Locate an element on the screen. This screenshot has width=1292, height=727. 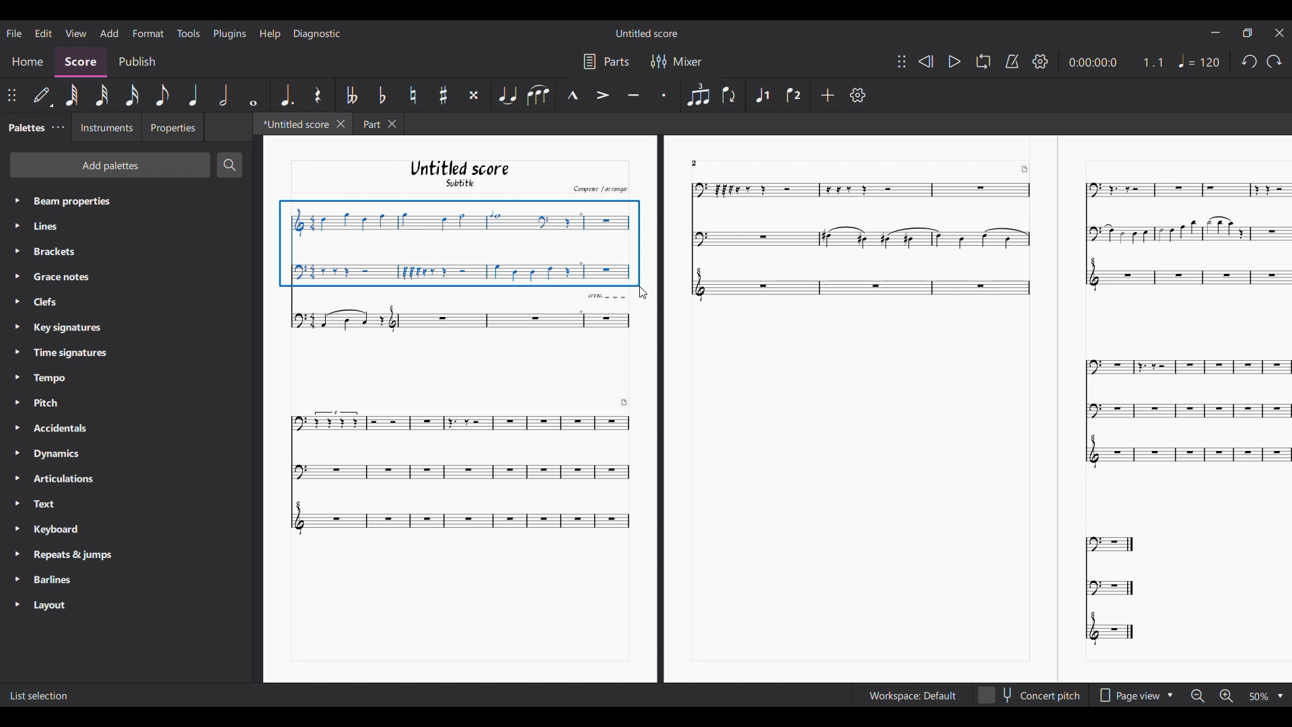
 is located at coordinates (1187, 188).